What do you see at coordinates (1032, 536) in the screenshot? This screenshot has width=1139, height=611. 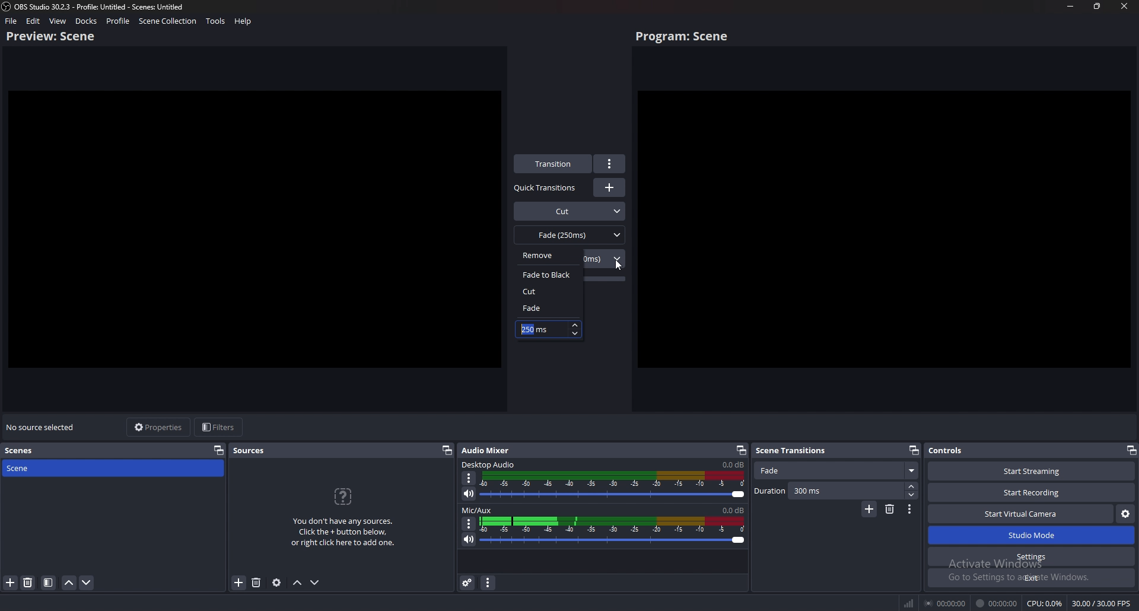 I see `Studio mode` at bounding box center [1032, 536].